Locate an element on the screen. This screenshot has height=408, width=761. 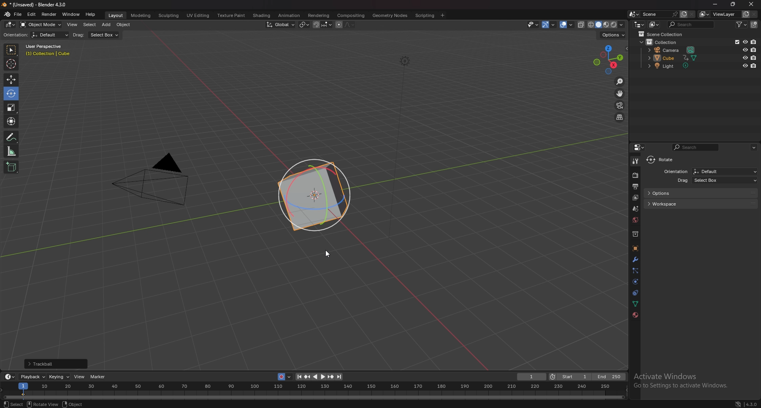
Rotate view is located at coordinates (42, 404).